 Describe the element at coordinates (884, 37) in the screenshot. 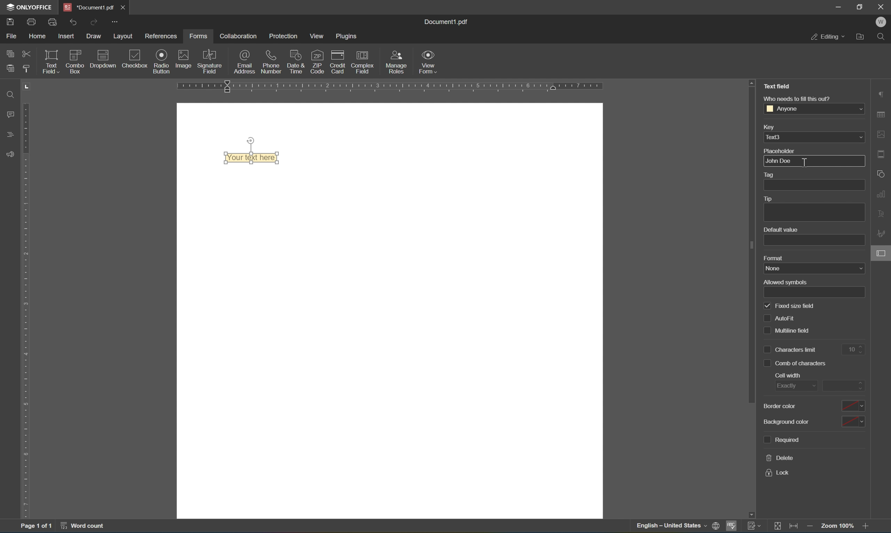

I see `Find` at that location.